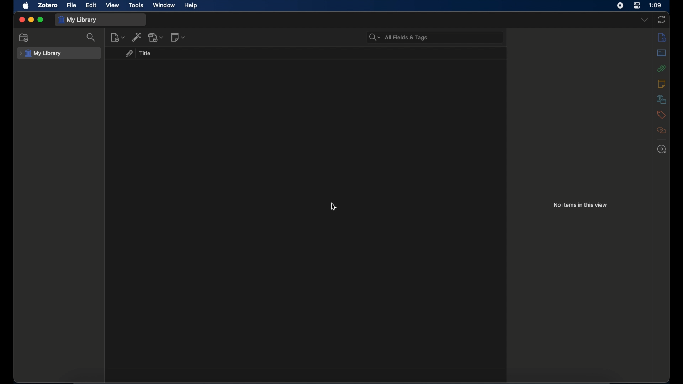  I want to click on apple, so click(26, 6).